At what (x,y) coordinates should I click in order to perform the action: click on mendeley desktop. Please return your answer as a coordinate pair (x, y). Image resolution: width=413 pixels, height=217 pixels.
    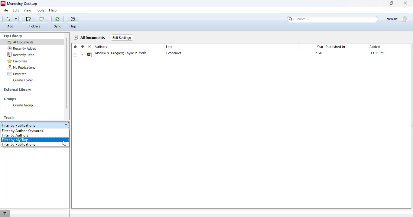
    Looking at the image, I should click on (22, 3).